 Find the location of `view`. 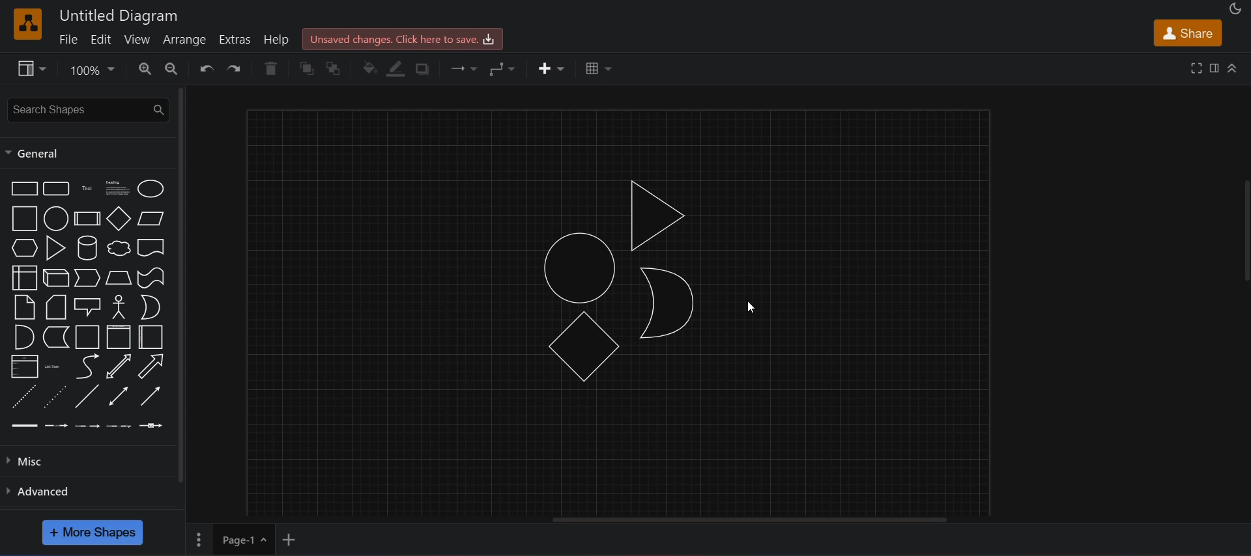

view is located at coordinates (138, 40).